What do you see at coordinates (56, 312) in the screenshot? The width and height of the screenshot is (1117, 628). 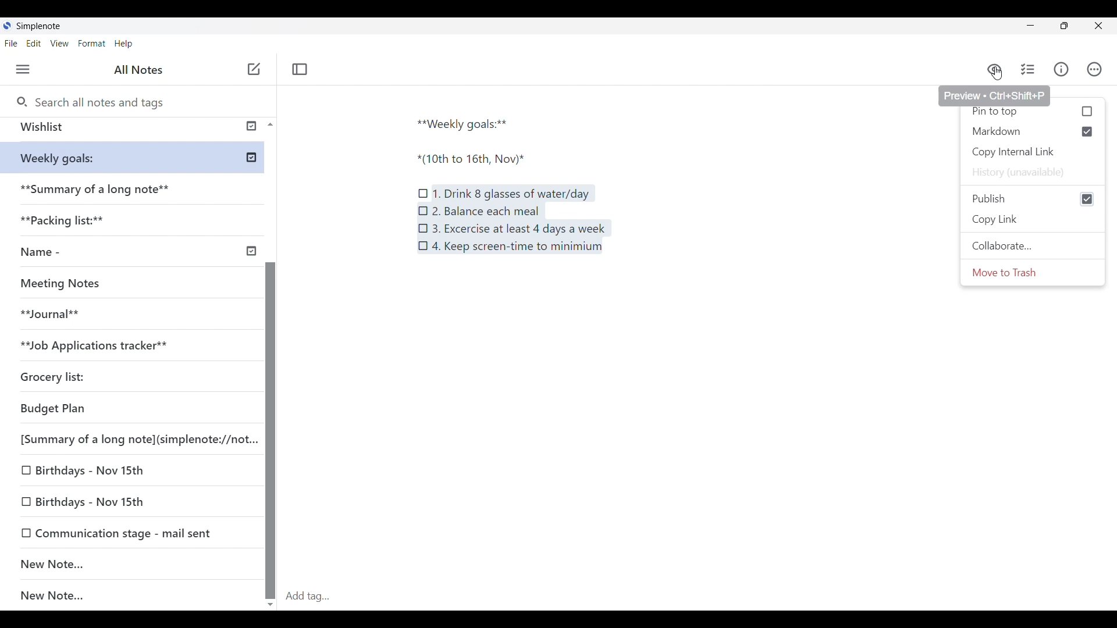 I see `**Journal**` at bounding box center [56, 312].